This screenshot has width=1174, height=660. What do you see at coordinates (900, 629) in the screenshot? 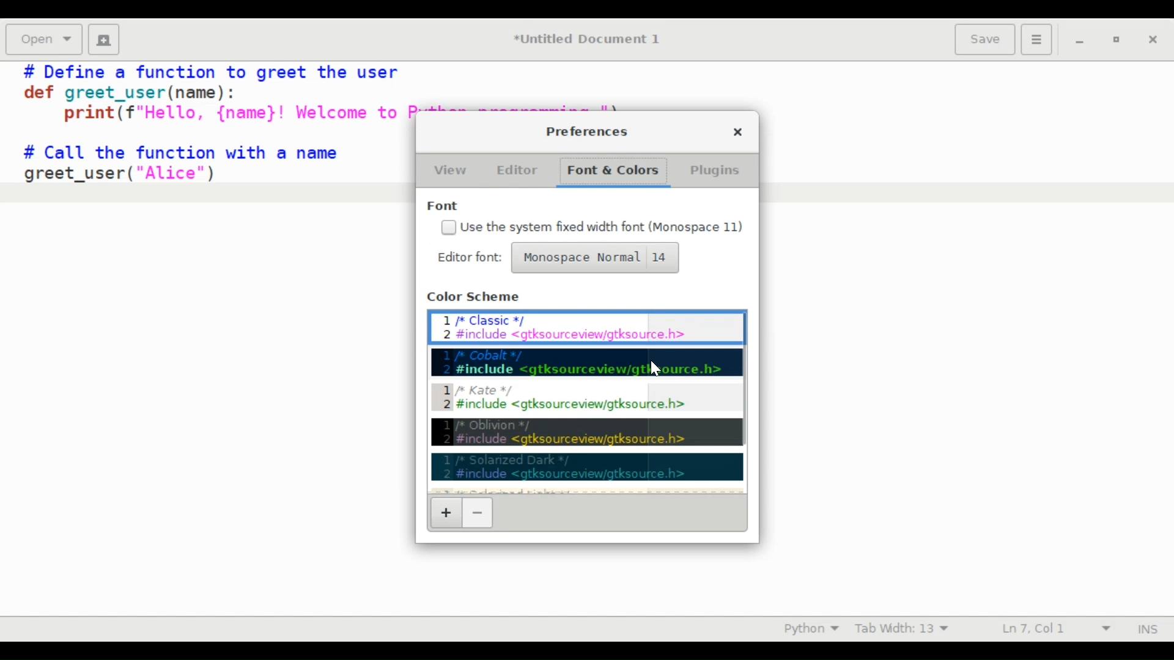
I see `Tab Width` at bounding box center [900, 629].